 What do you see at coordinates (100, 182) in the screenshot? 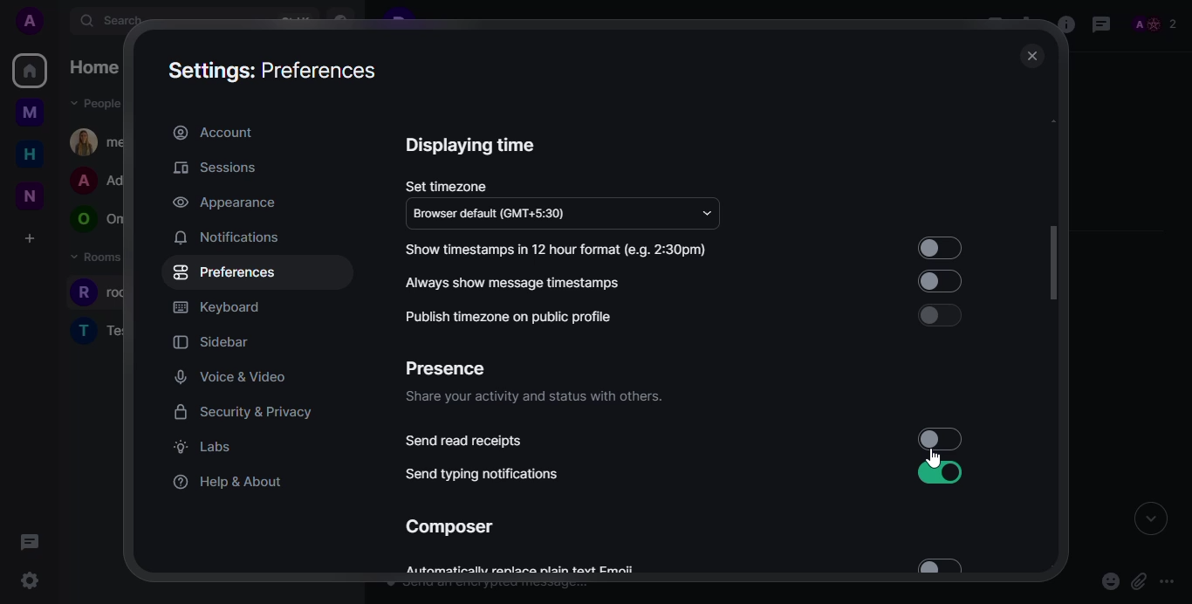
I see `people room` at bounding box center [100, 182].